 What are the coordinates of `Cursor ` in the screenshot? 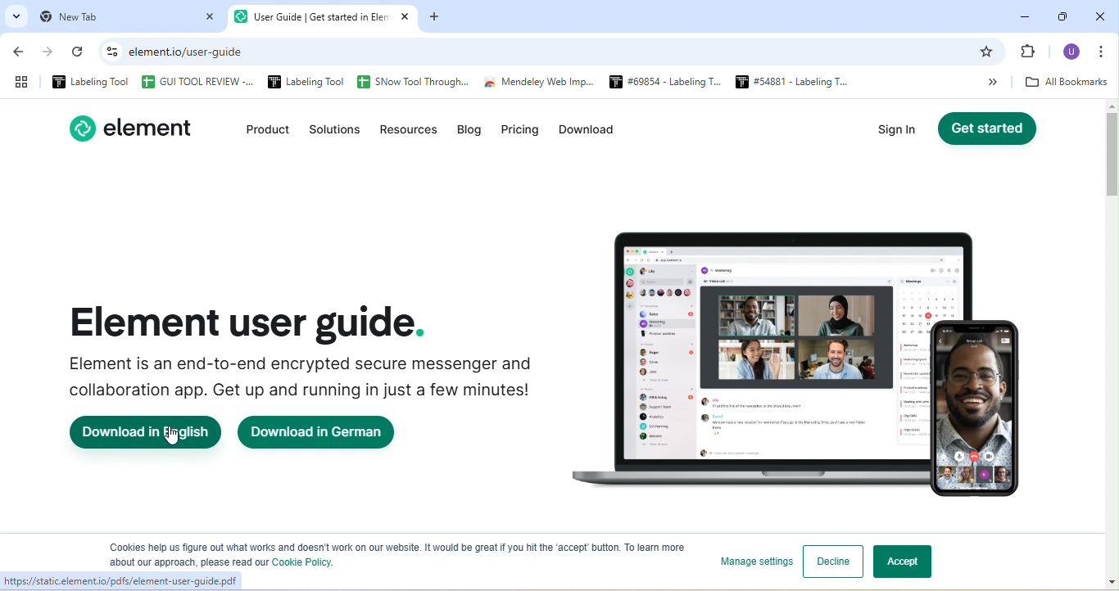 It's located at (170, 437).